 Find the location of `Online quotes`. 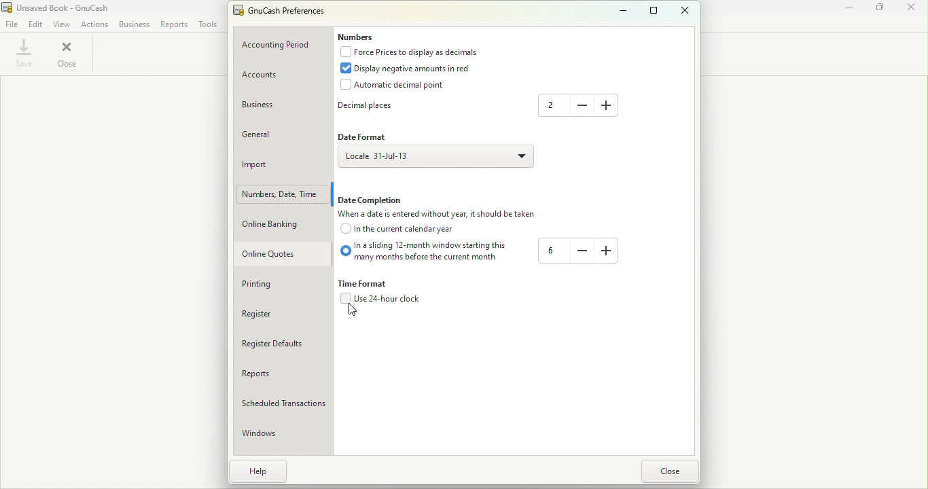

Online quotes is located at coordinates (272, 257).